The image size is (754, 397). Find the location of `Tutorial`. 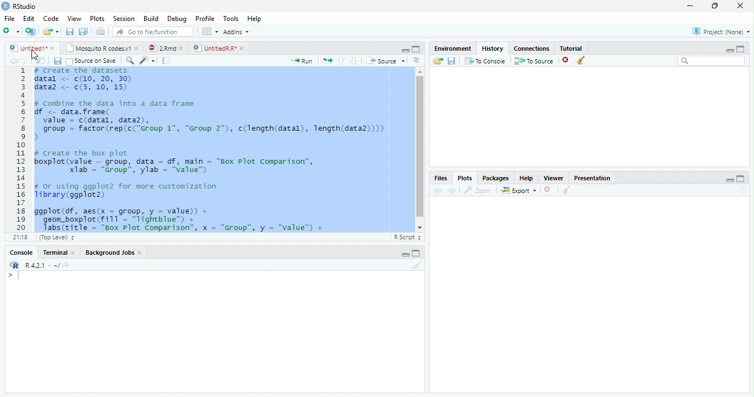

Tutorial is located at coordinates (571, 49).